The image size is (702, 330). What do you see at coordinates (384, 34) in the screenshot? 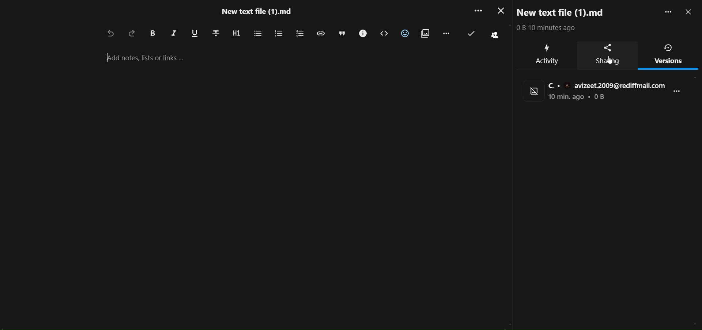
I see `code block` at bounding box center [384, 34].